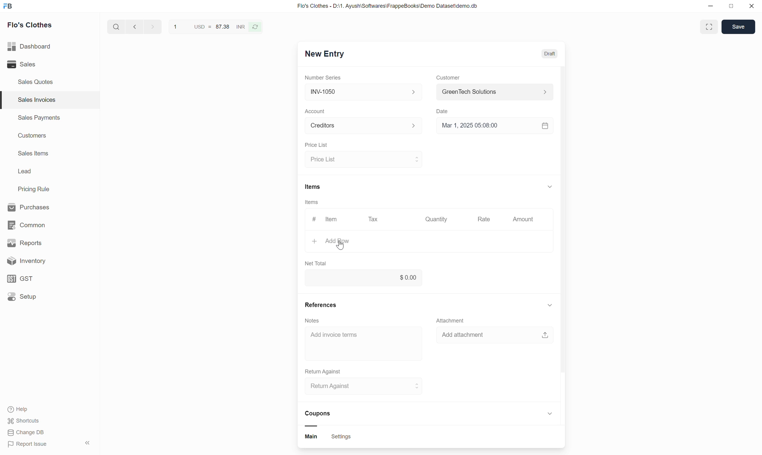  Describe the element at coordinates (35, 65) in the screenshot. I see `Sales ` at that location.